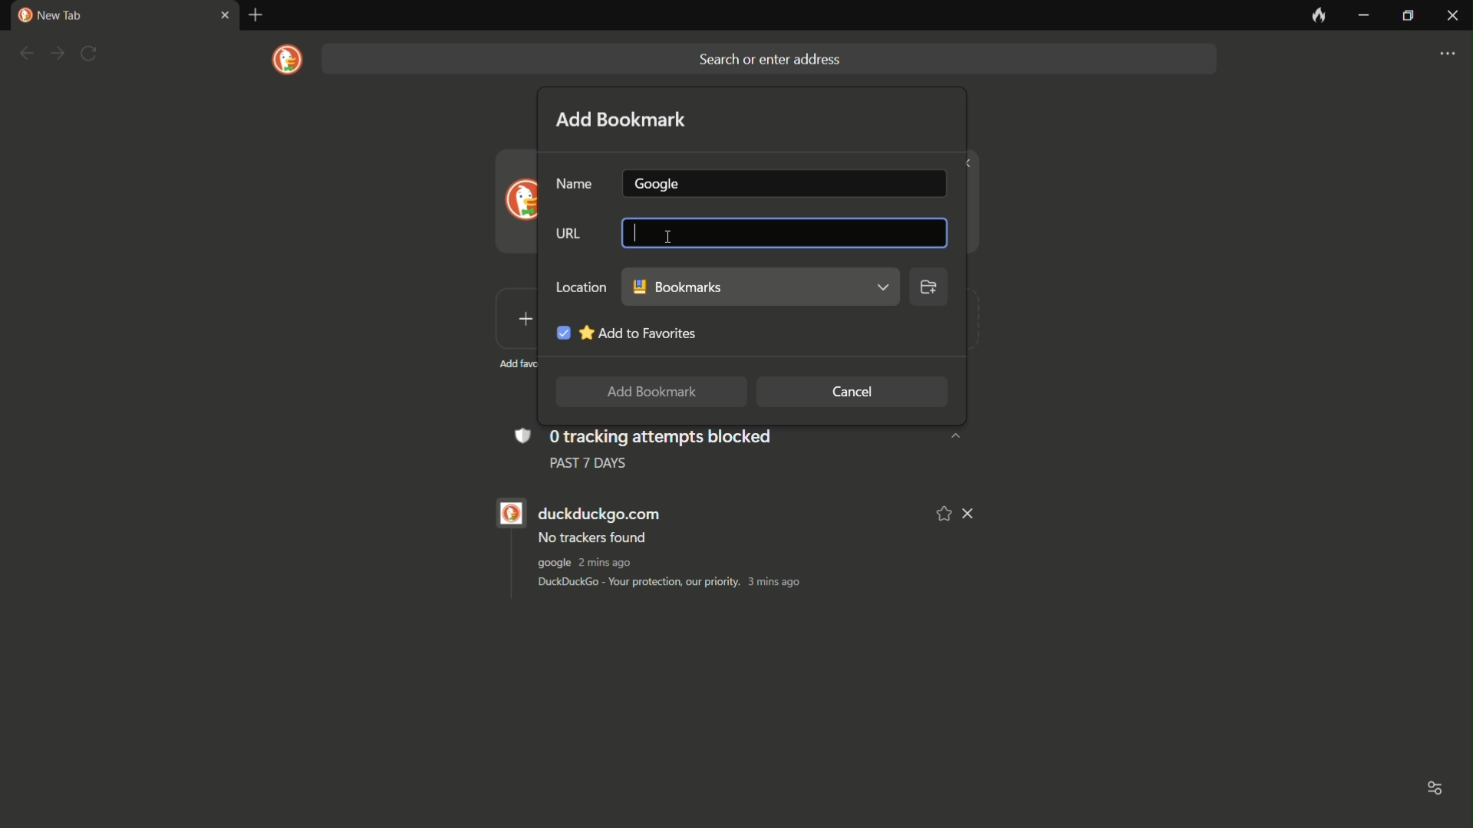 The width and height of the screenshot is (1473, 828). I want to click on name bar, so click(782, 181).